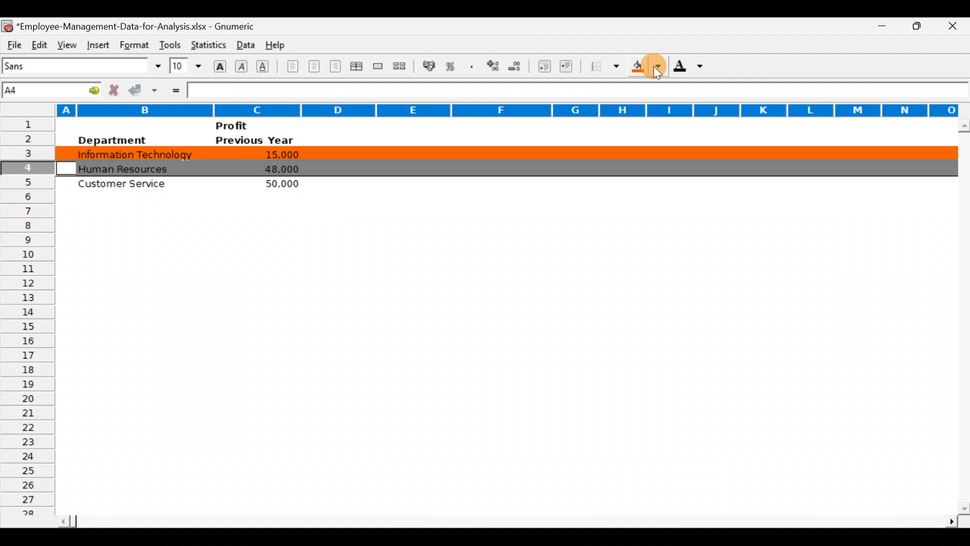 This screenshot has width=970, height=546. What do you see at coordinates (170, 42) in the screenshot?
I see `Tools` at bounding box center [170, 42].